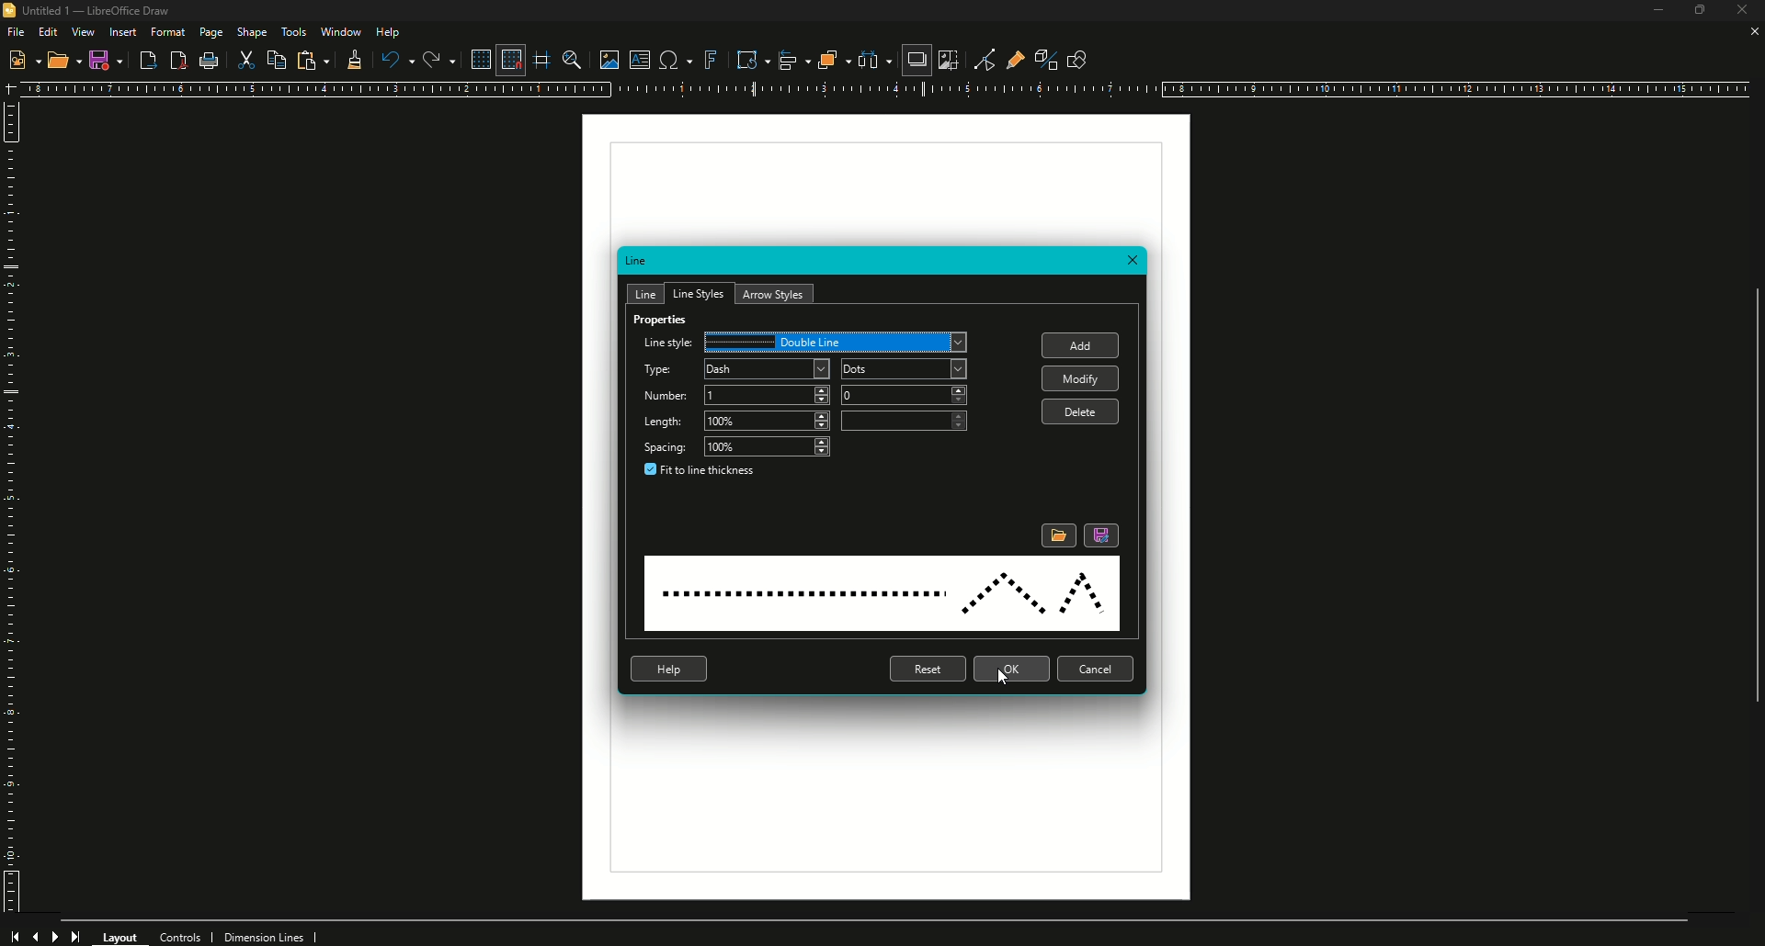  I want to click on Save, so click(106, 60).